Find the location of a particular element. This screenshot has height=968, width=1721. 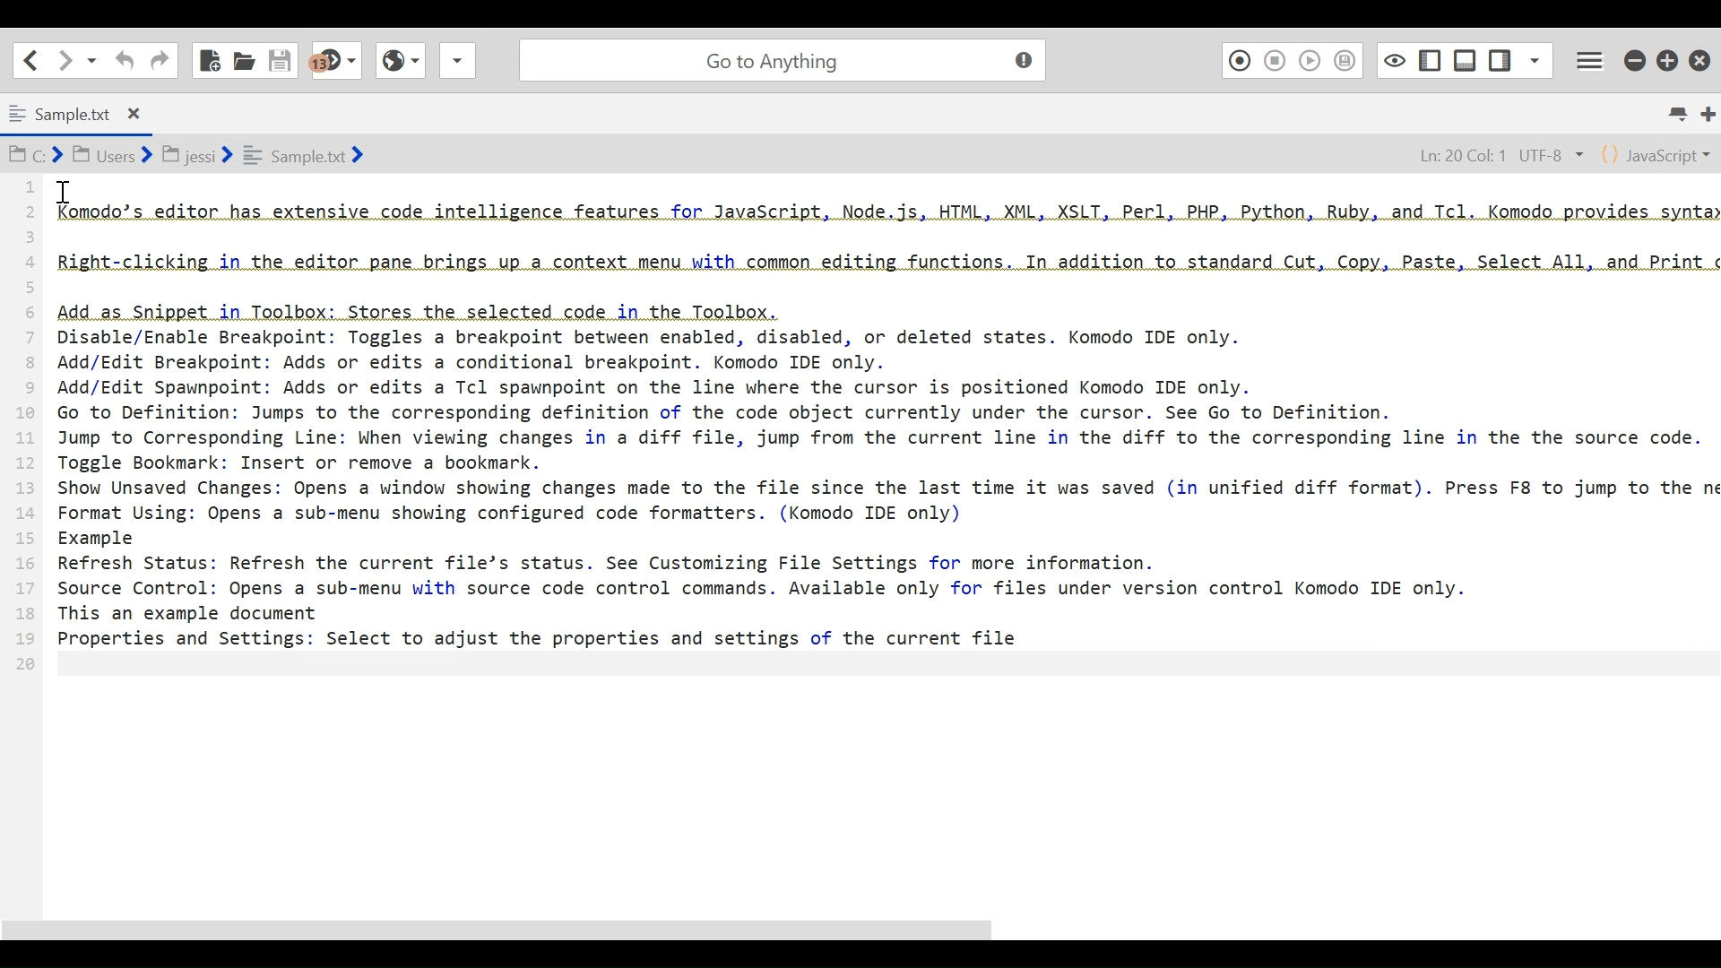

File Type is located at coordinates (1657, 153).